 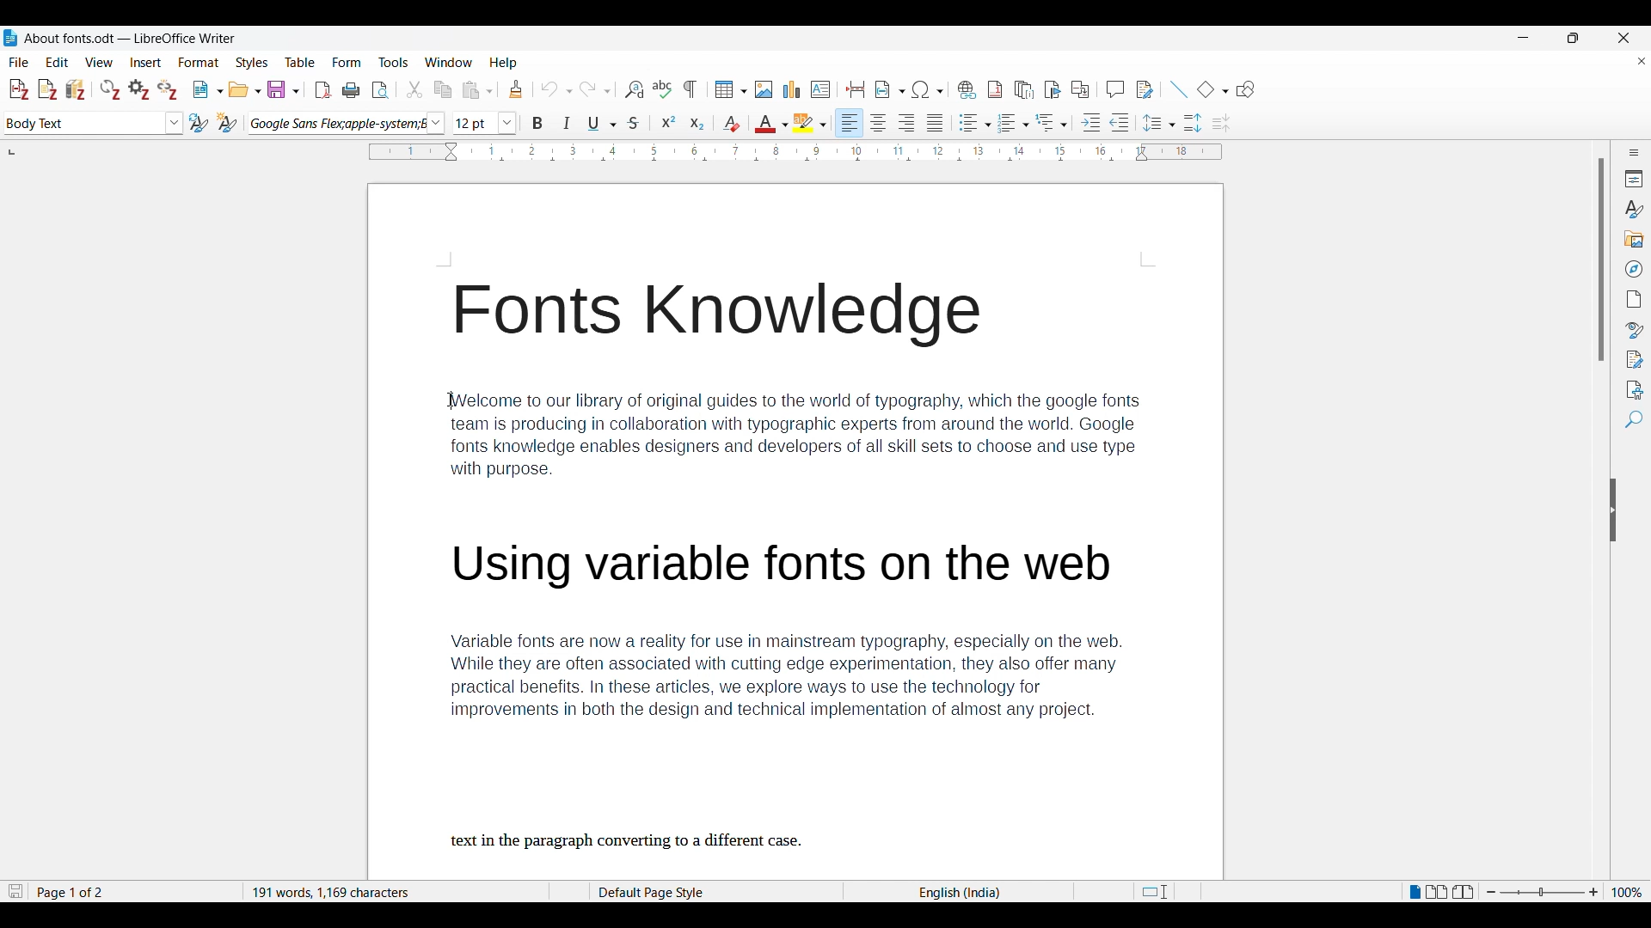 What do you see at coordinates (1194, 123) in the screenshot?
I see `Increase paragraph space` at bounding box center [1194, 123].